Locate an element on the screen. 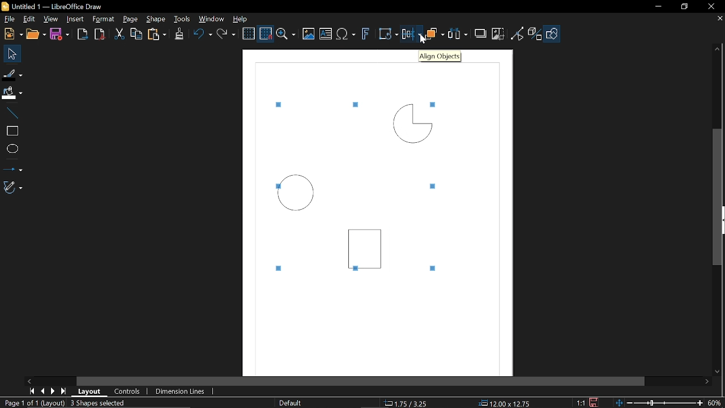 The image size is (725, 408). Shadow is located at coordinates (480, 35).